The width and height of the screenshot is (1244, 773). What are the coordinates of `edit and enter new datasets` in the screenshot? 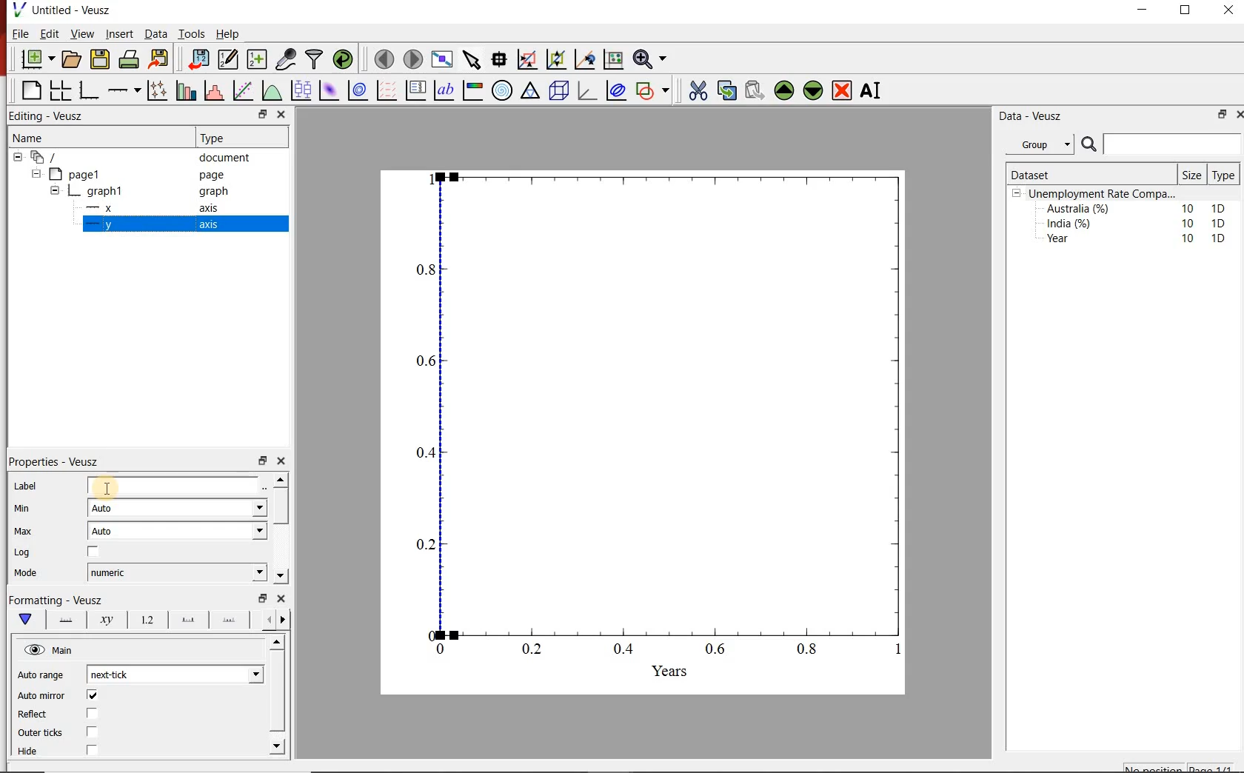 It's located at (230, 58).